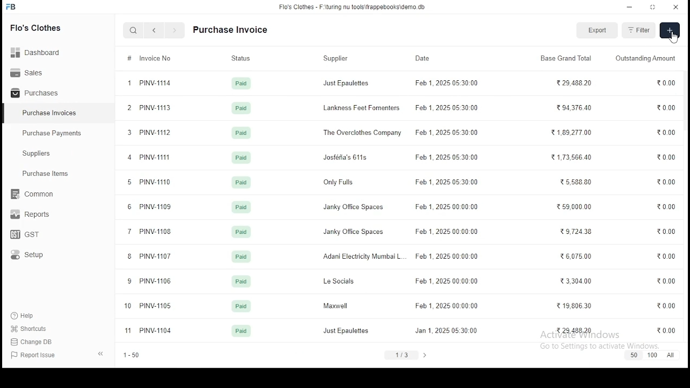  I want to click on 1-50, so click(132, 356).